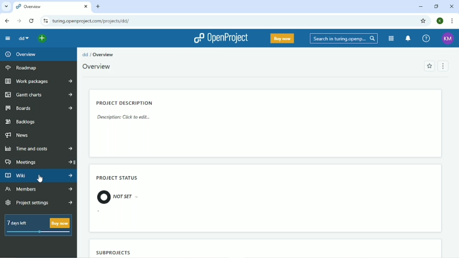 This screenshot has width=459, height=258. What do you see at coordinates (39, 162) in the screenshot?
I see `Meetings` at bounding box center [39, 162].